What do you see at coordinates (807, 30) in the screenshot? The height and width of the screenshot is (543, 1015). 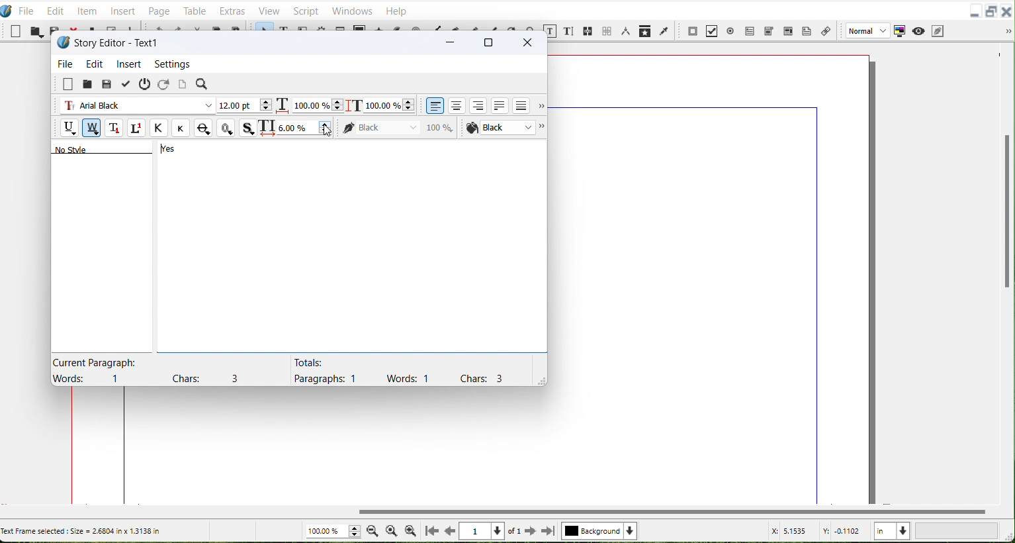 I see `Text Annotation` at bounding box center [807, 30].